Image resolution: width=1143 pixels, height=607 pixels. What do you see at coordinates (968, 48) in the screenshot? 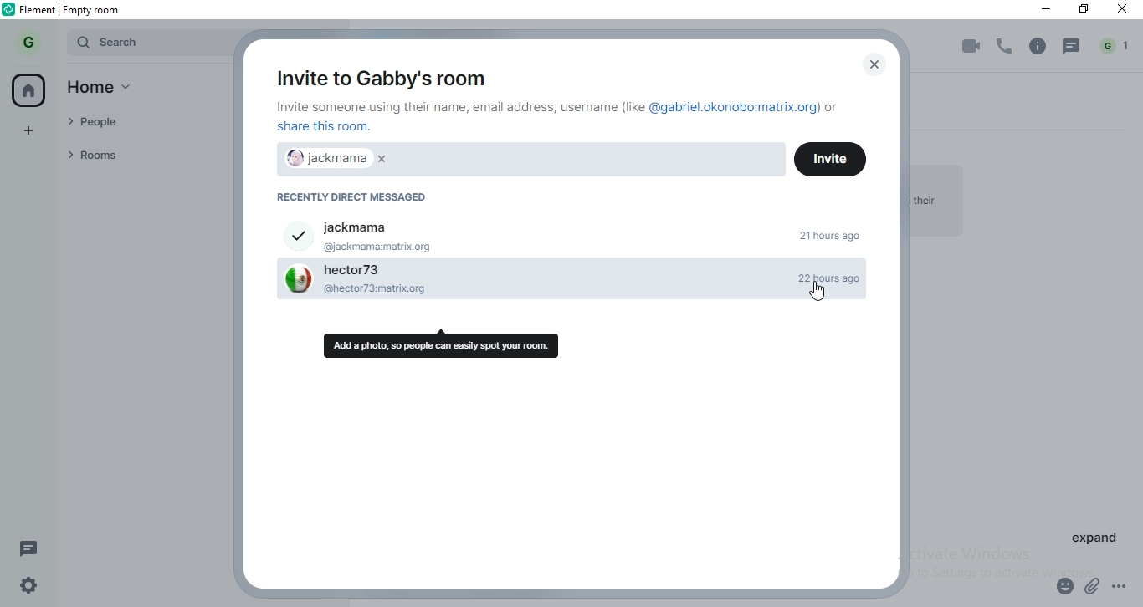
I see `video call` at bounding box center [968, 48].